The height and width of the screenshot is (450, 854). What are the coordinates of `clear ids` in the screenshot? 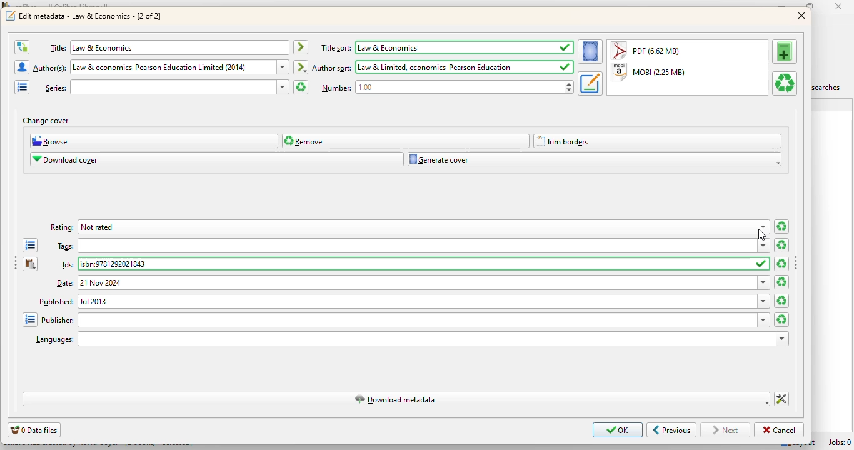 It's located at (781, 264).